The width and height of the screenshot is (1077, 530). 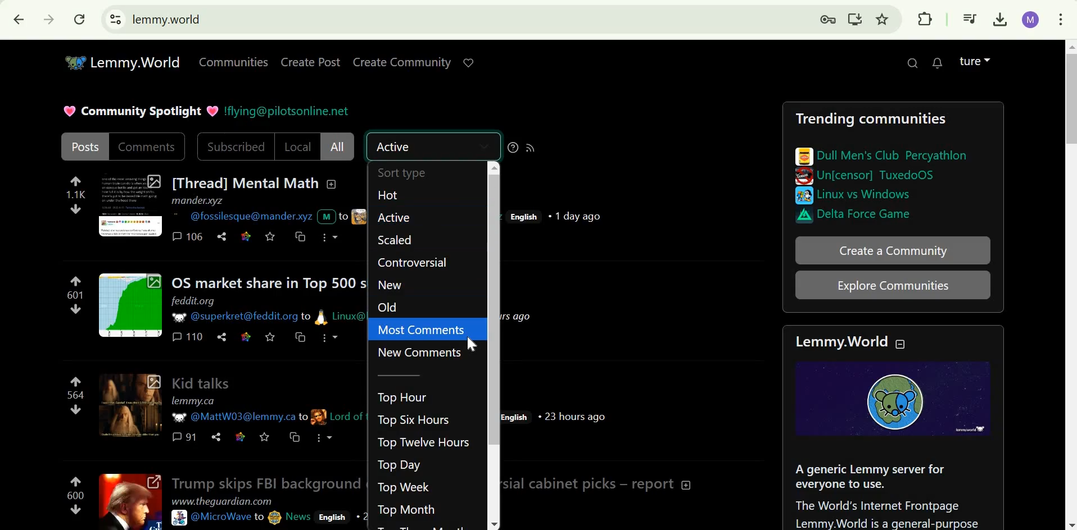 I want to click on Account, so click(x=1030, y=20).